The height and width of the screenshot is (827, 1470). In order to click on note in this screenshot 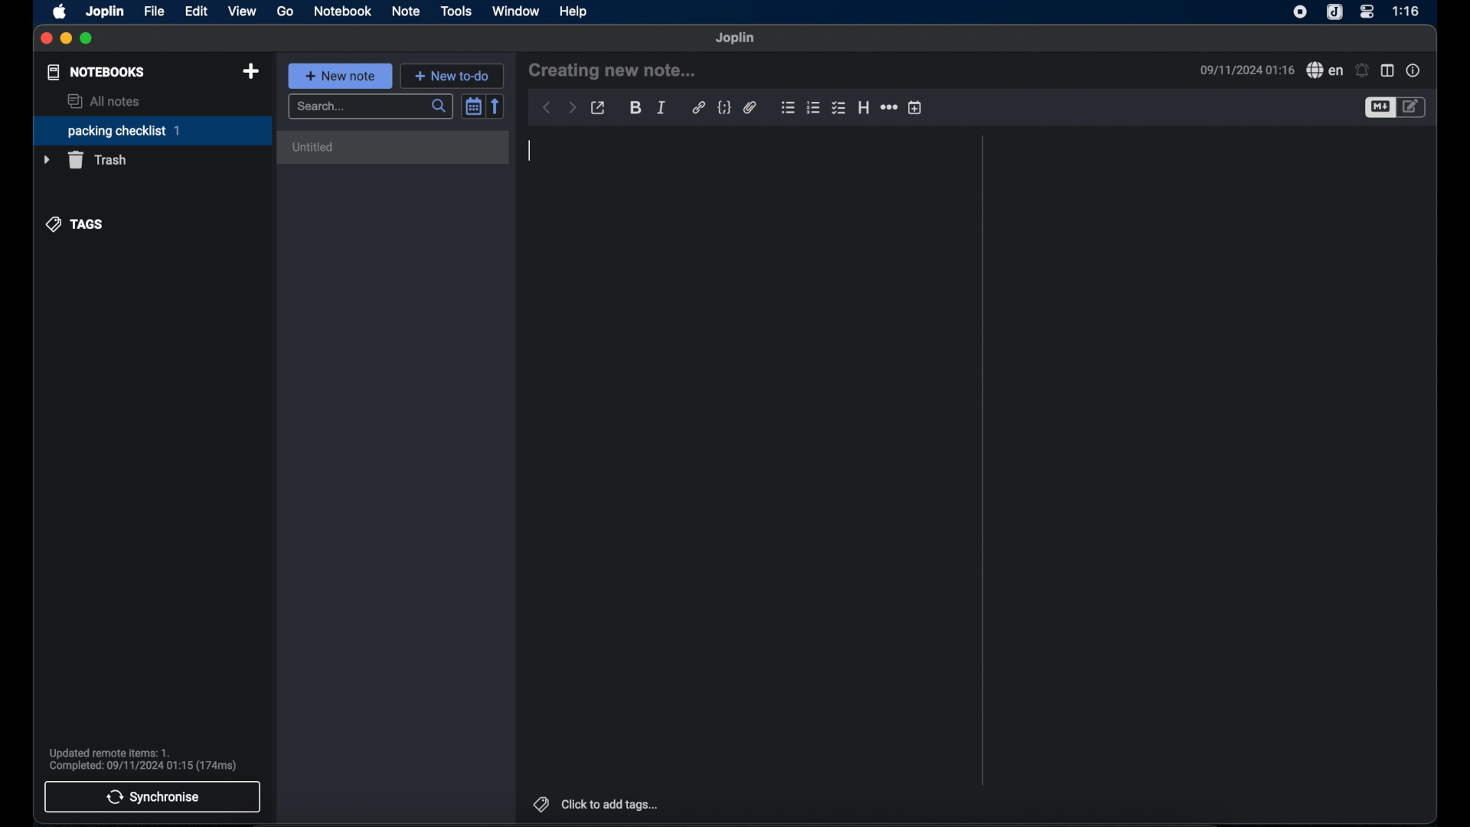, I will do `click(407, 11)`.